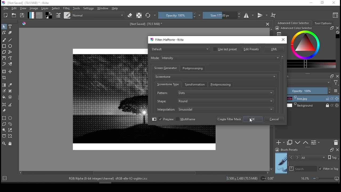 The height and width of the screenshot is (192, 341). I want to click on dynamic brush tool, so click(4, 64).